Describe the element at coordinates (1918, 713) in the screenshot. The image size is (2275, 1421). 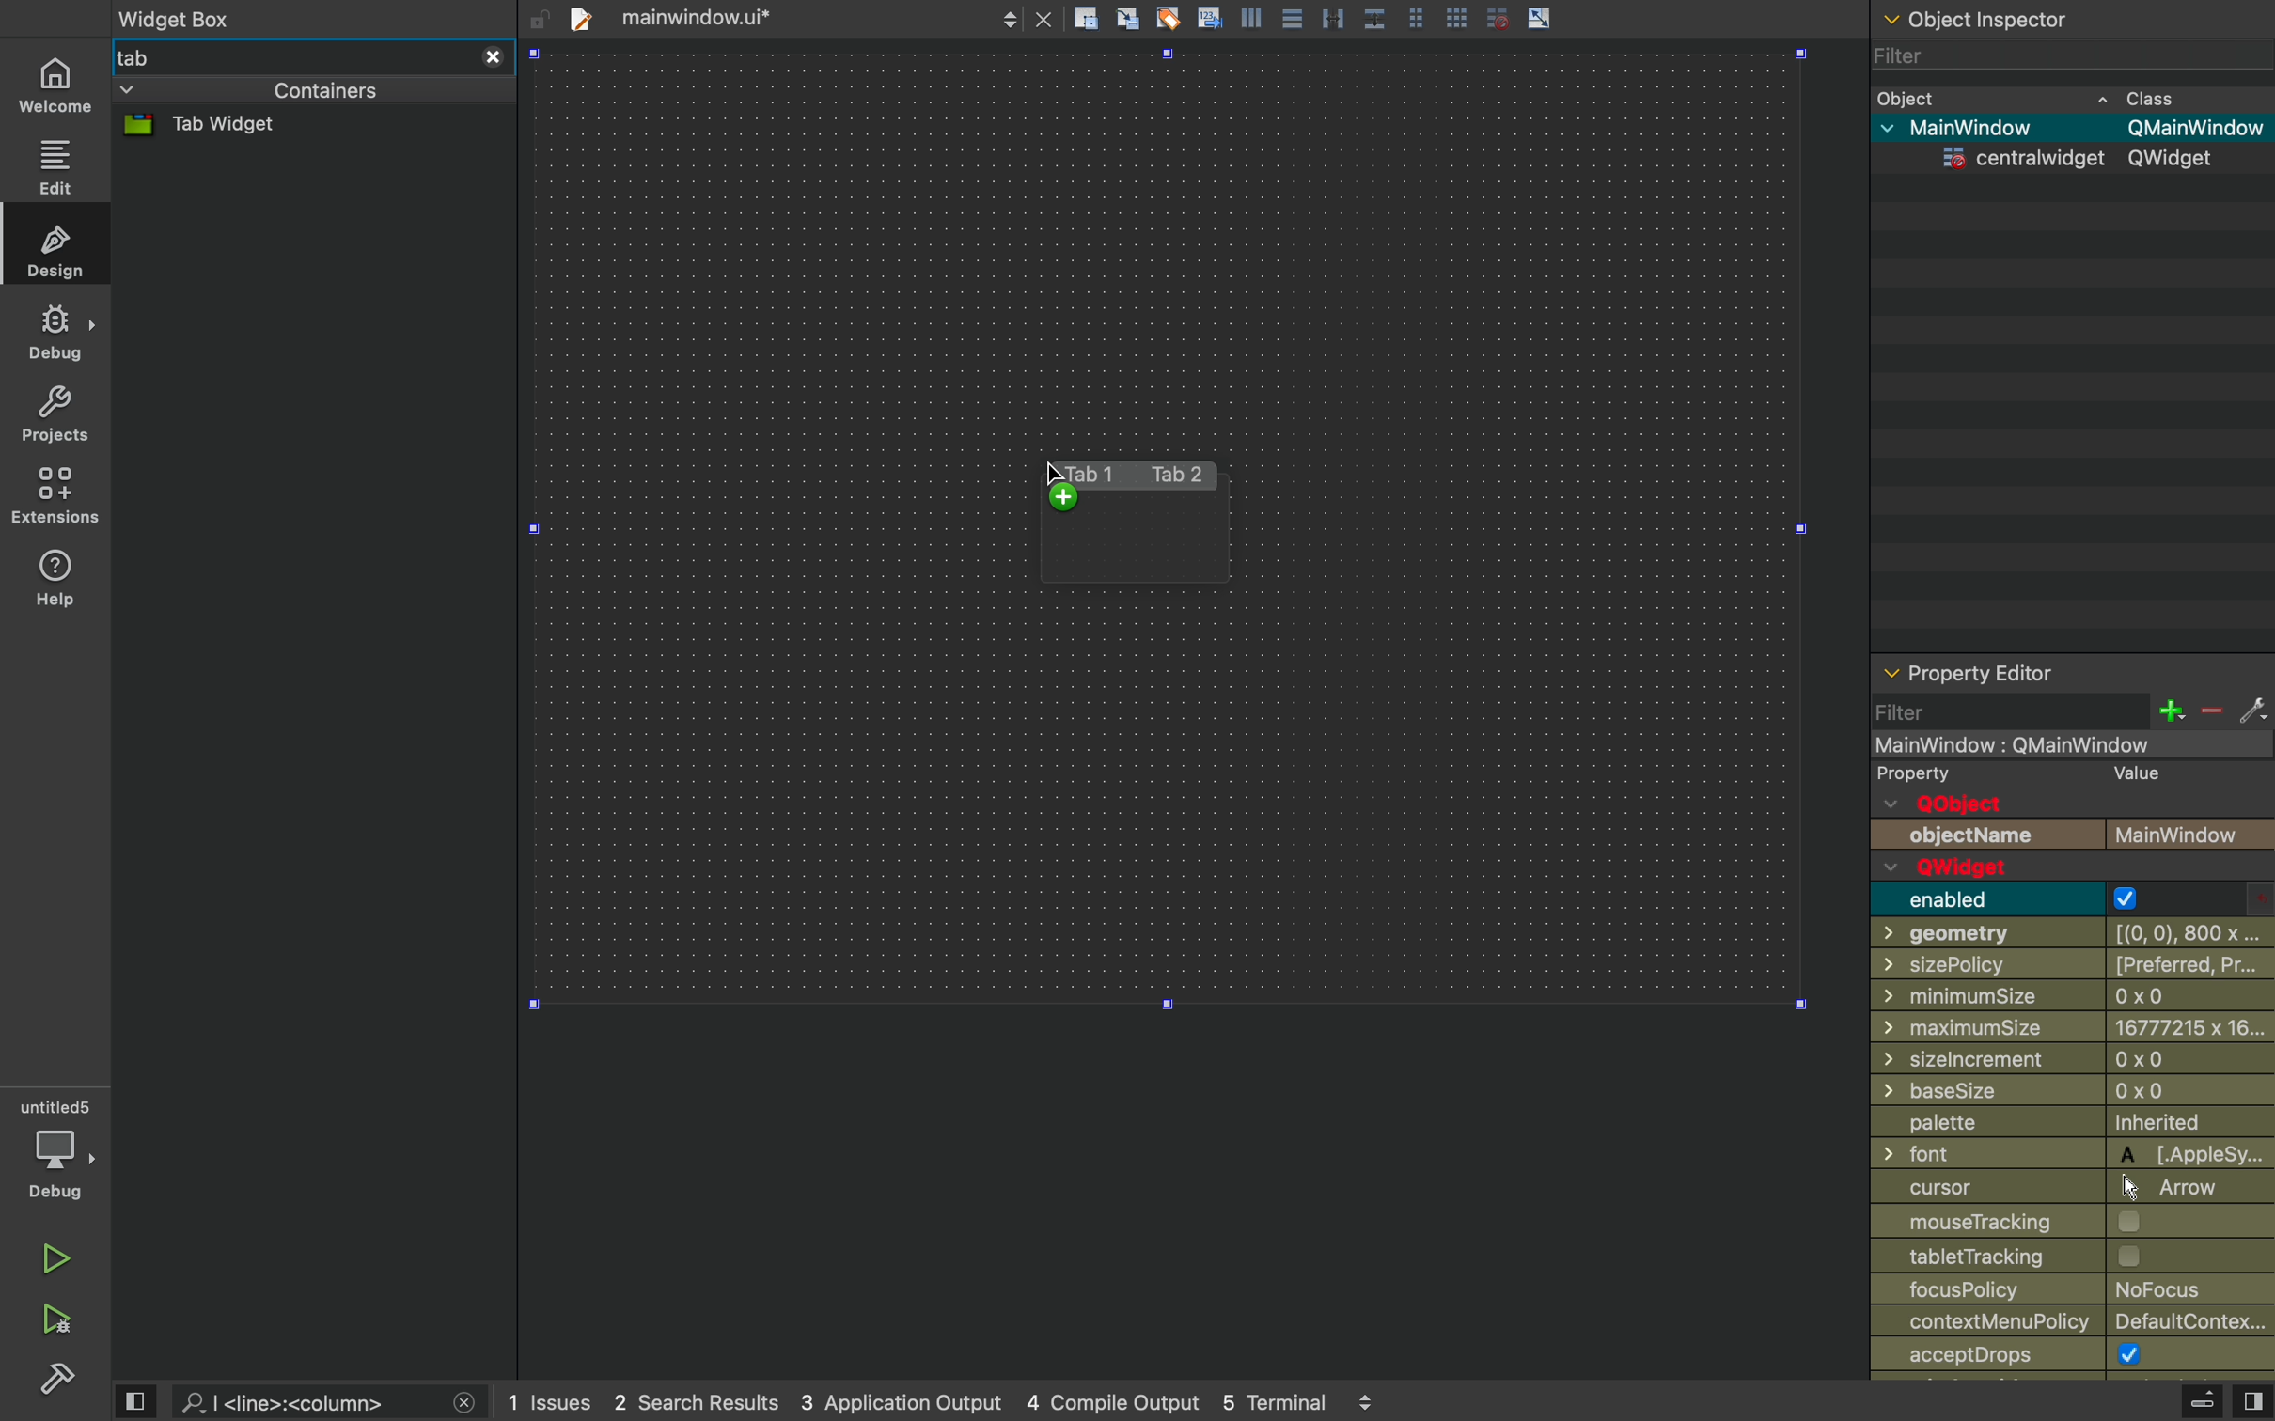
I see `filter` at that location.